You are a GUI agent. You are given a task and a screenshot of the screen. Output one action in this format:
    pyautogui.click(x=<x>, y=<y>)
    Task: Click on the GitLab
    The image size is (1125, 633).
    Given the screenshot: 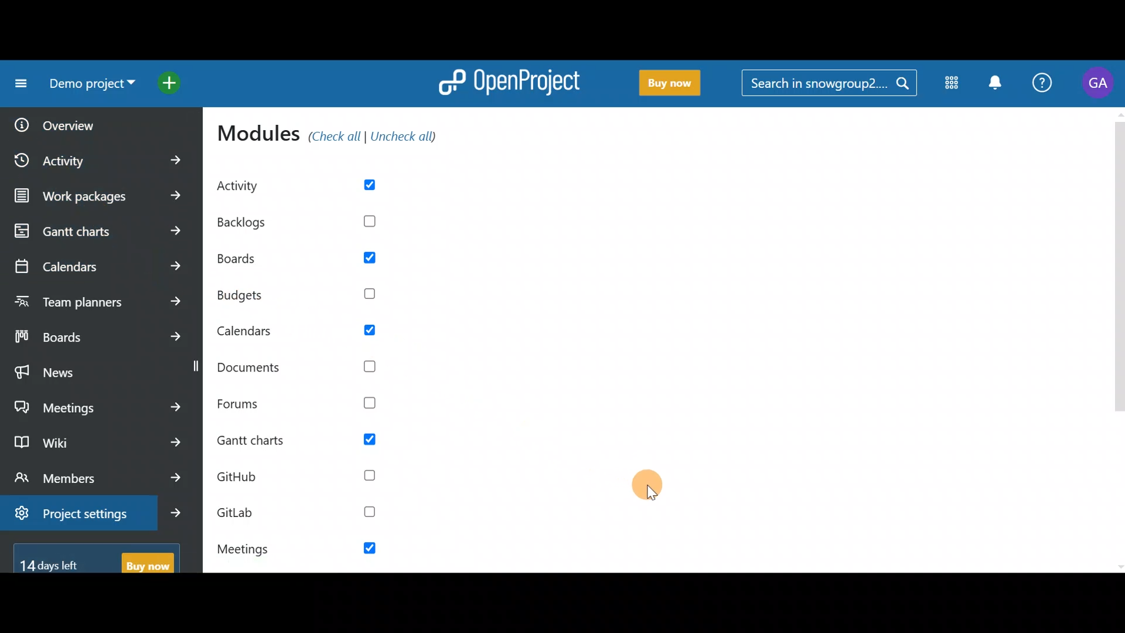 What is the action you would take?
    pyautogui.click(x=298, y=513)
    